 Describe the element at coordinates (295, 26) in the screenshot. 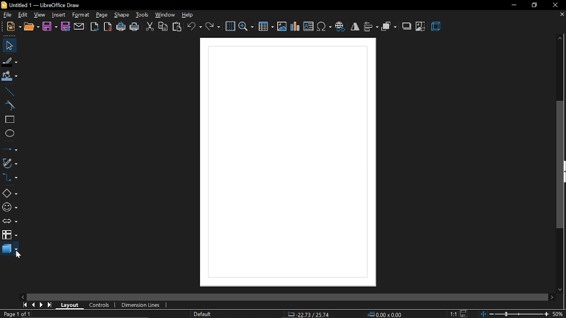

I see `insert chart` at that location.